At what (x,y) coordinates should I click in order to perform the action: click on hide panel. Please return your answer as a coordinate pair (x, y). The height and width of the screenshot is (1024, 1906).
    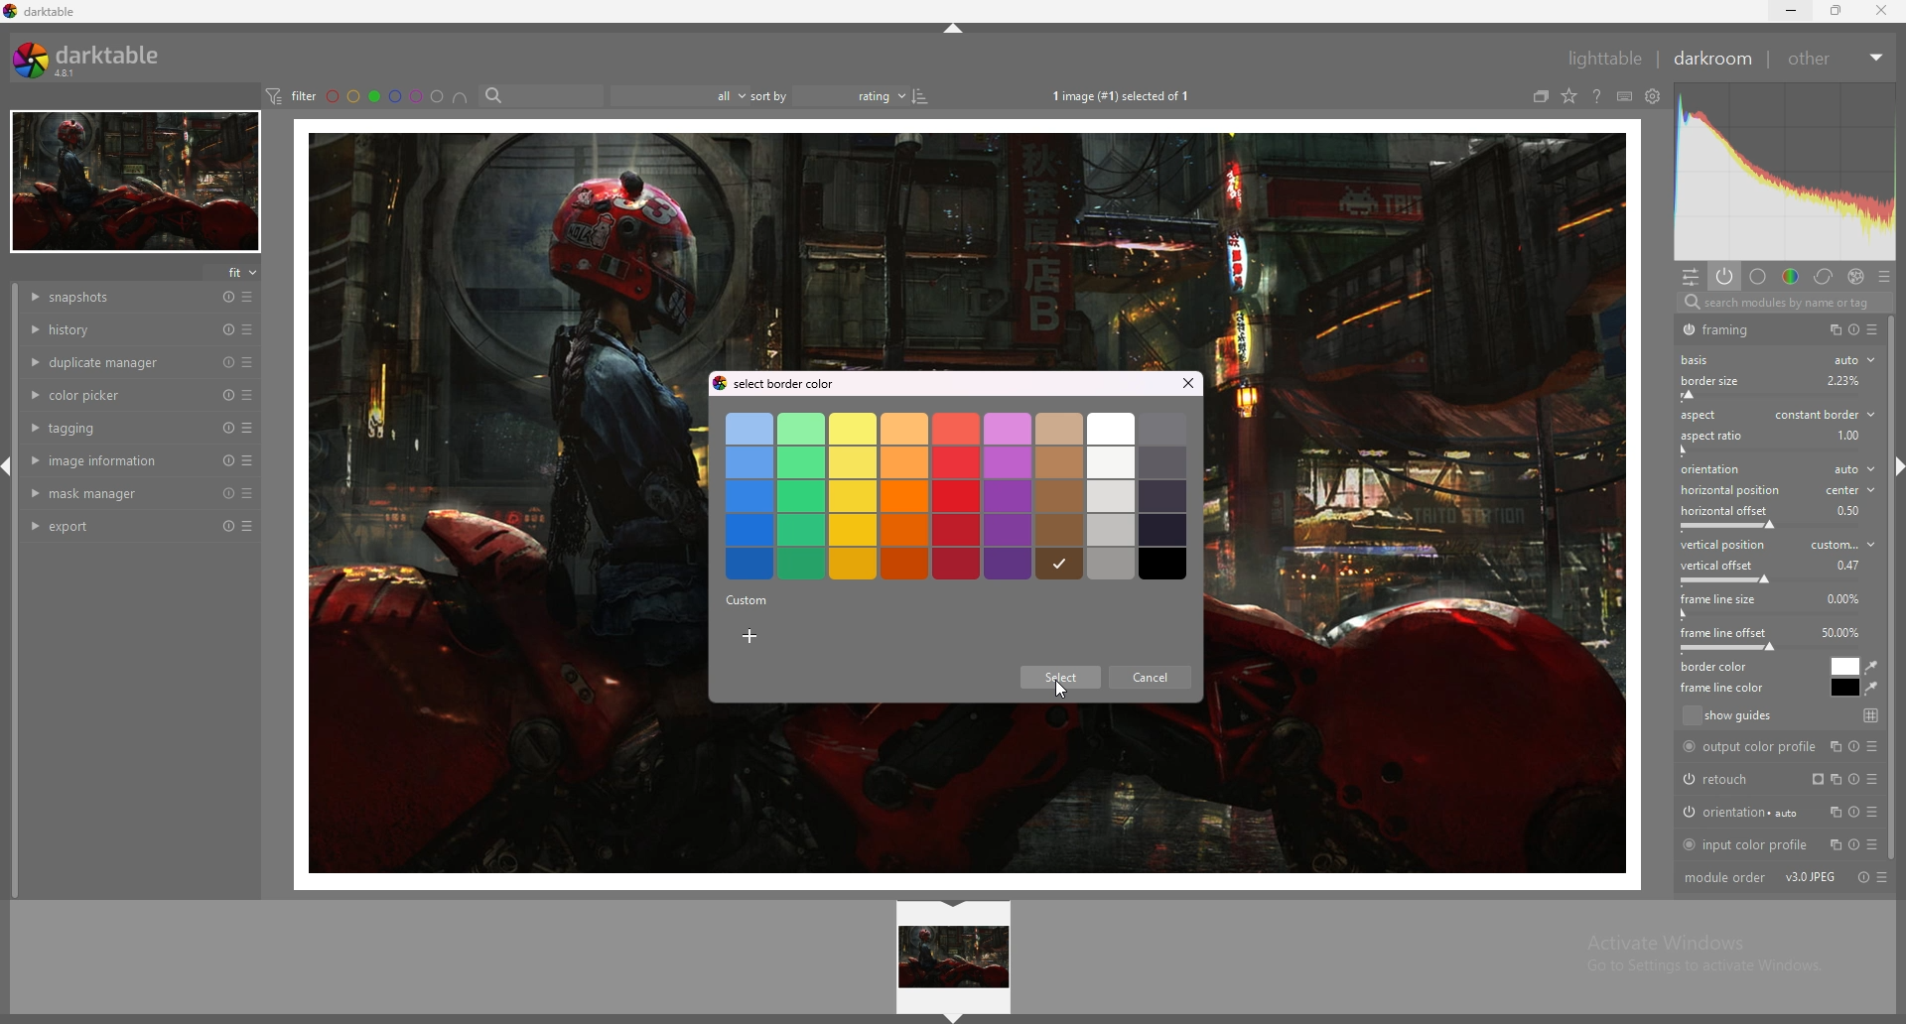
    Looking at the image, I should click on (955, 29).